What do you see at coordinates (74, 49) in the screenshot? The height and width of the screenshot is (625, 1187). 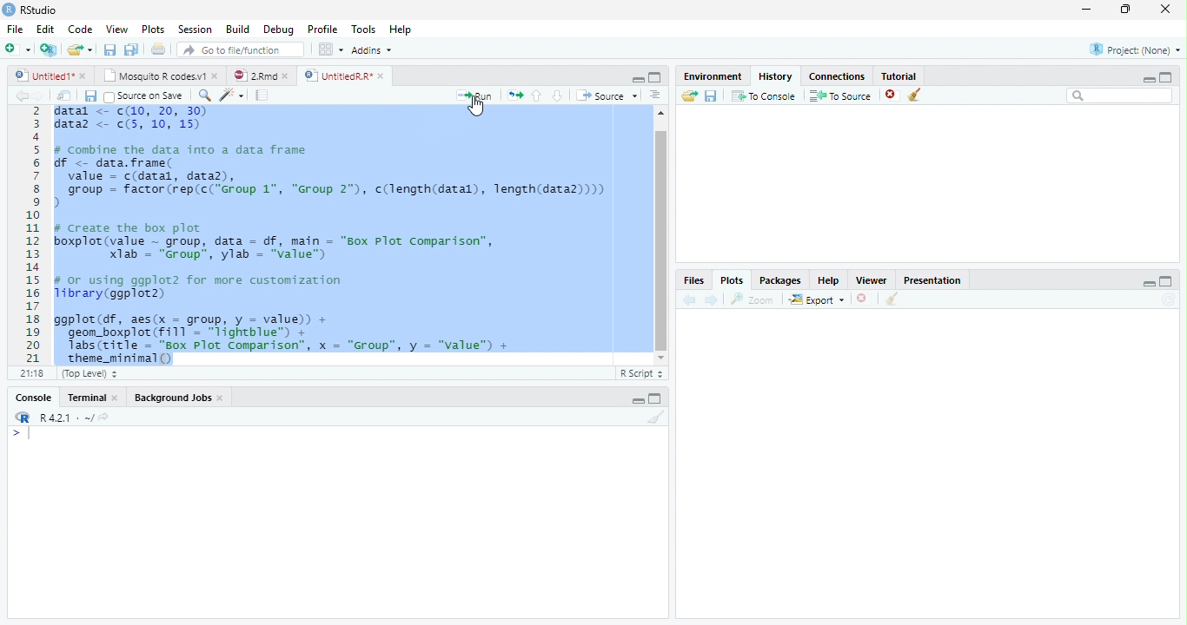 I see `Open an existing file` at bounding box center [74, 49].